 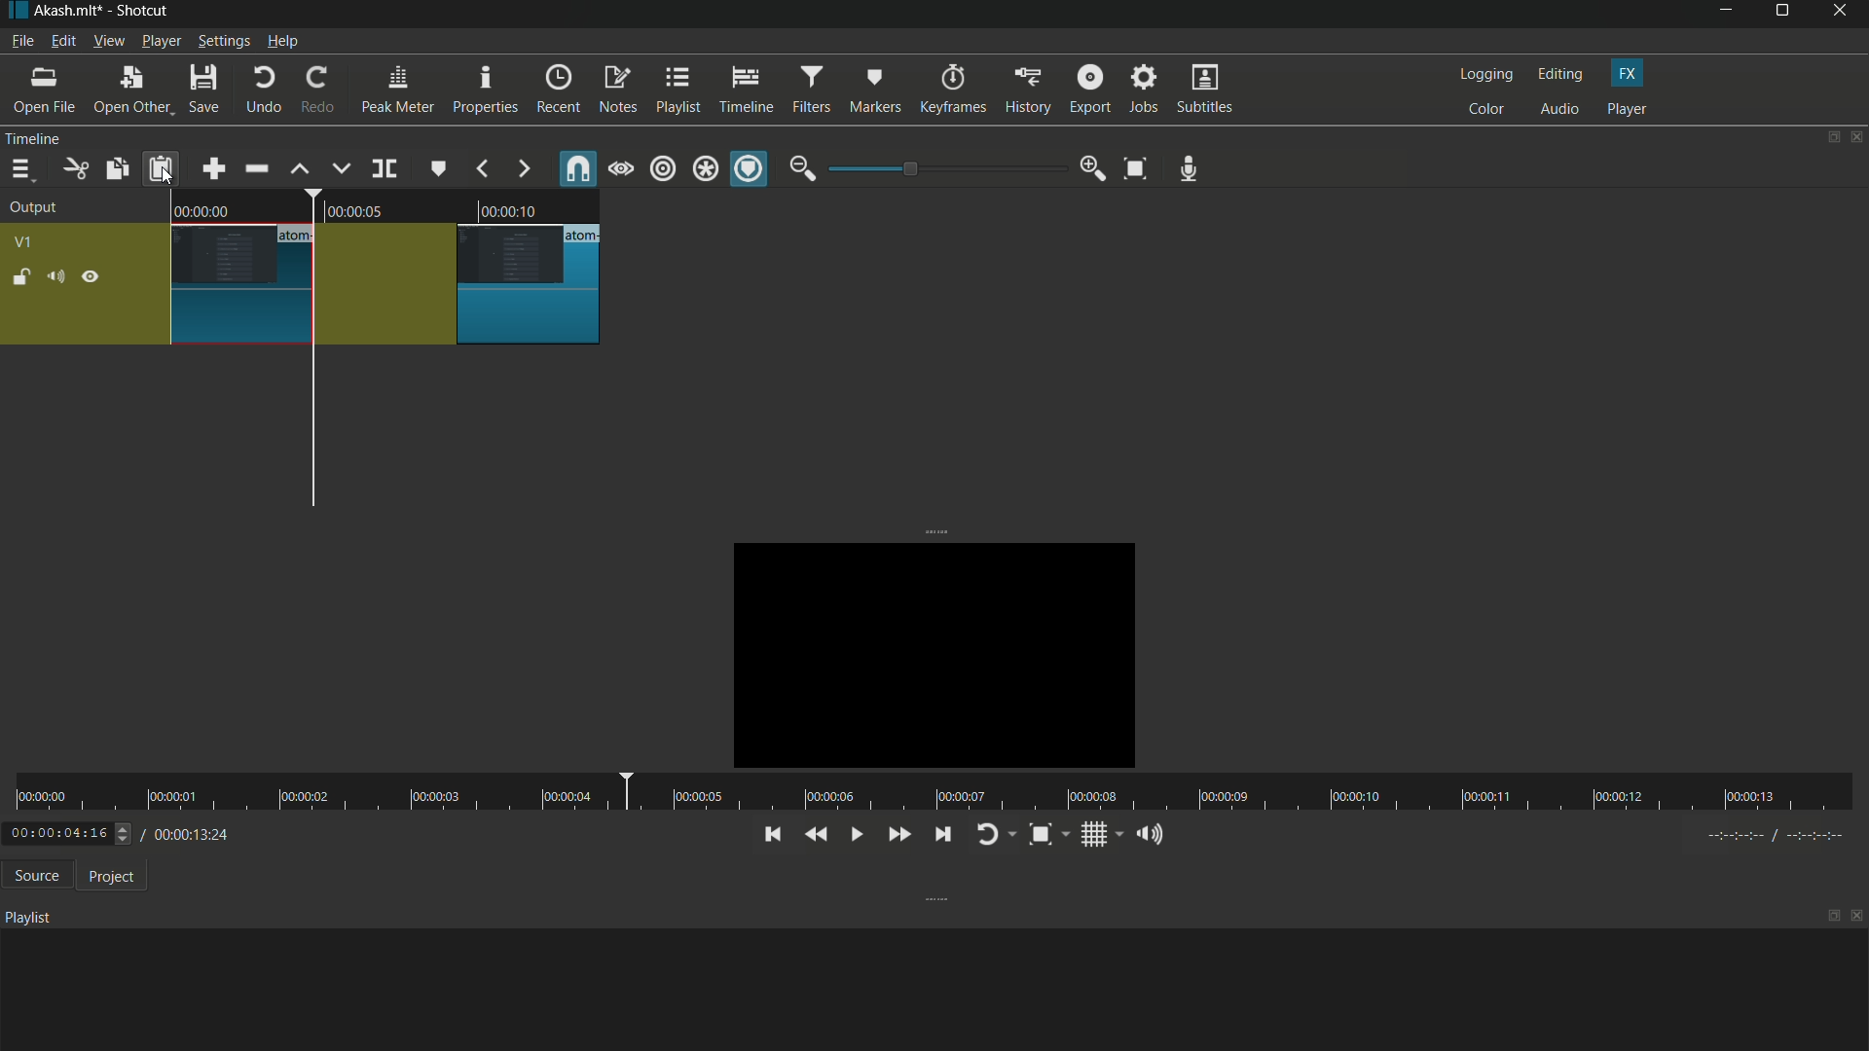 I want to click on total time, so click(x=215, y=888).